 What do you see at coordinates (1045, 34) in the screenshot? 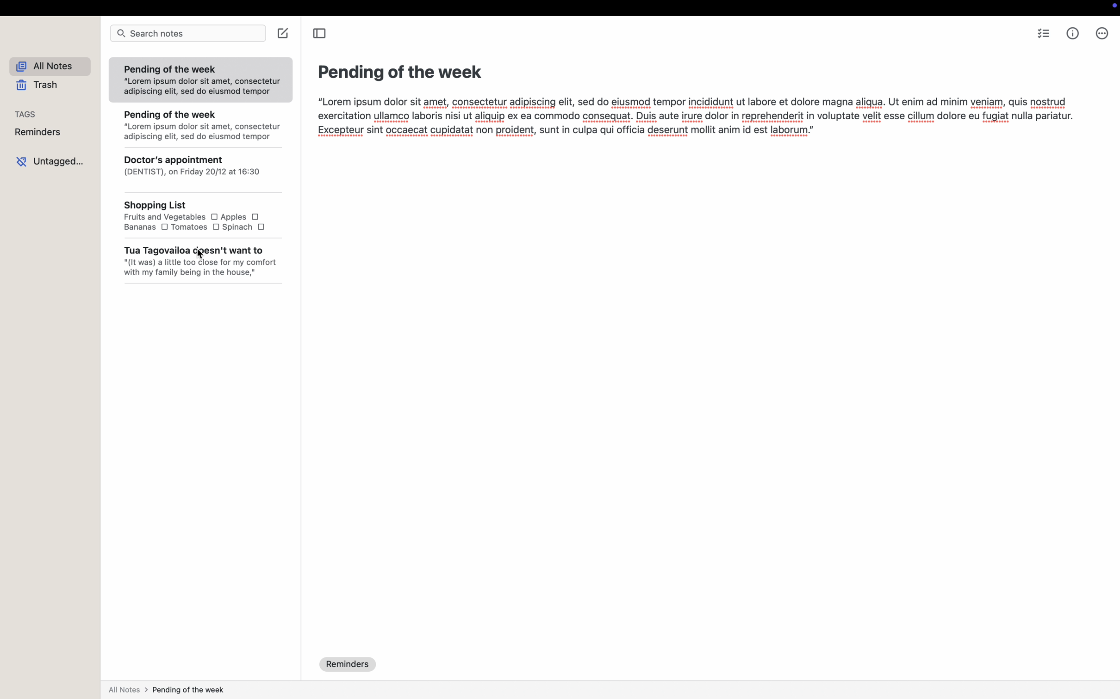
I see `check list` at bounding box center [1045, 34].